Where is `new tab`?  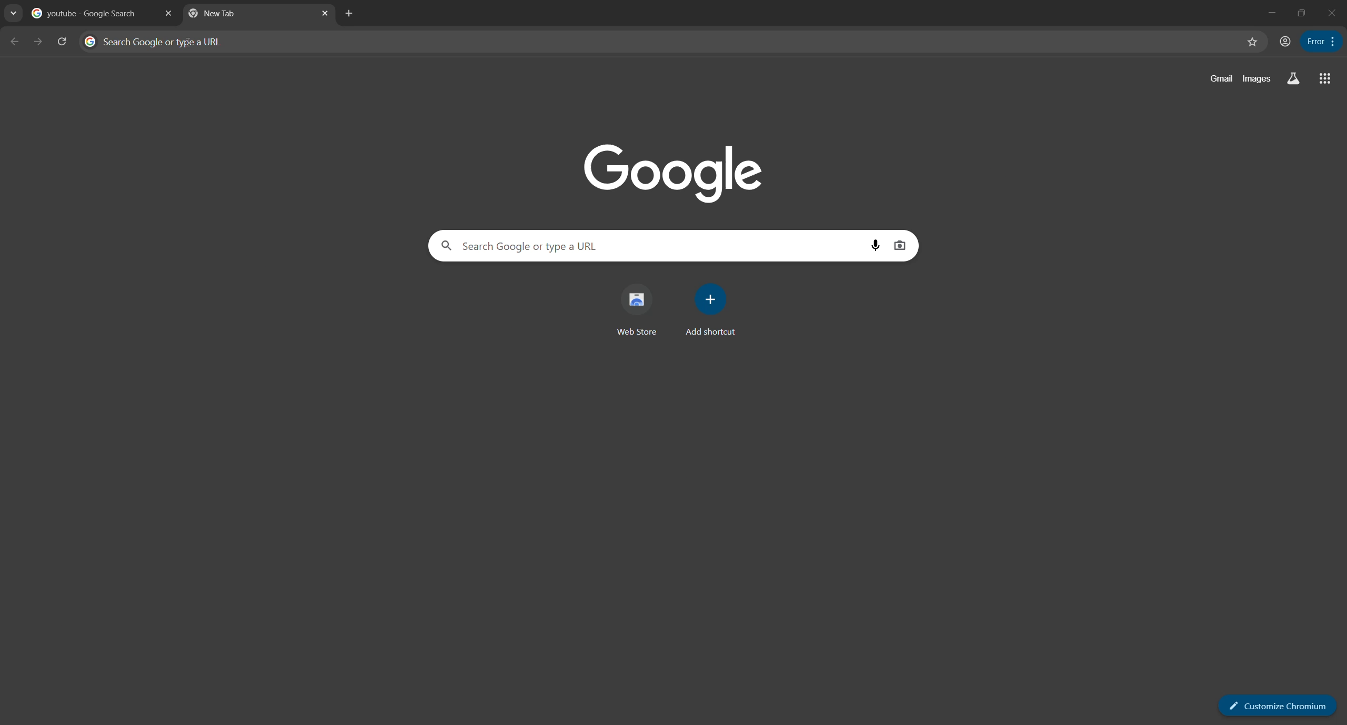
new tab is located at coordinates (350, 14).